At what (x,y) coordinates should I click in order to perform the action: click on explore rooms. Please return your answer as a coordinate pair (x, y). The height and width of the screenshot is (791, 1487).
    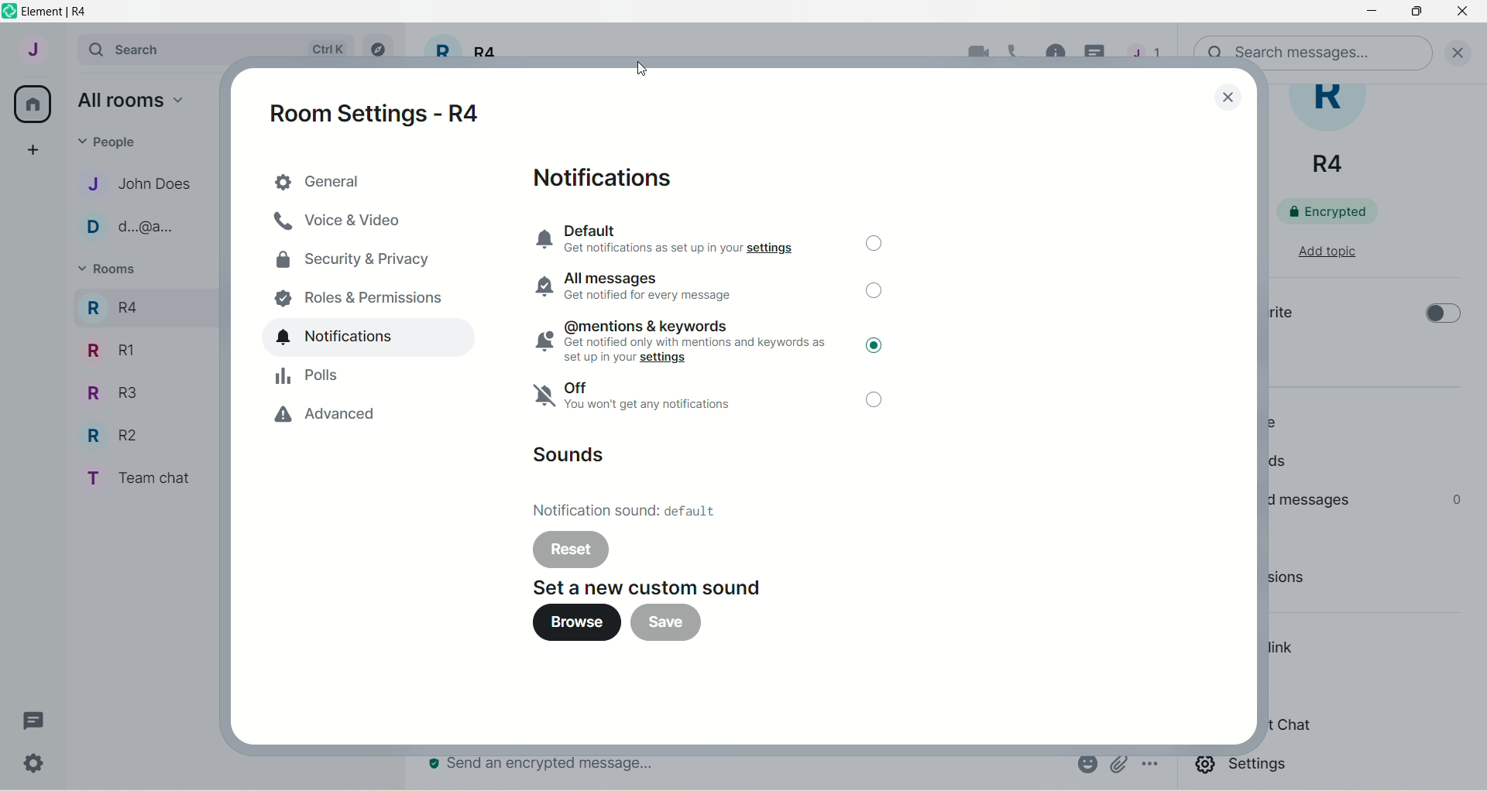
    Looking at the image, I should click on (379, 50).